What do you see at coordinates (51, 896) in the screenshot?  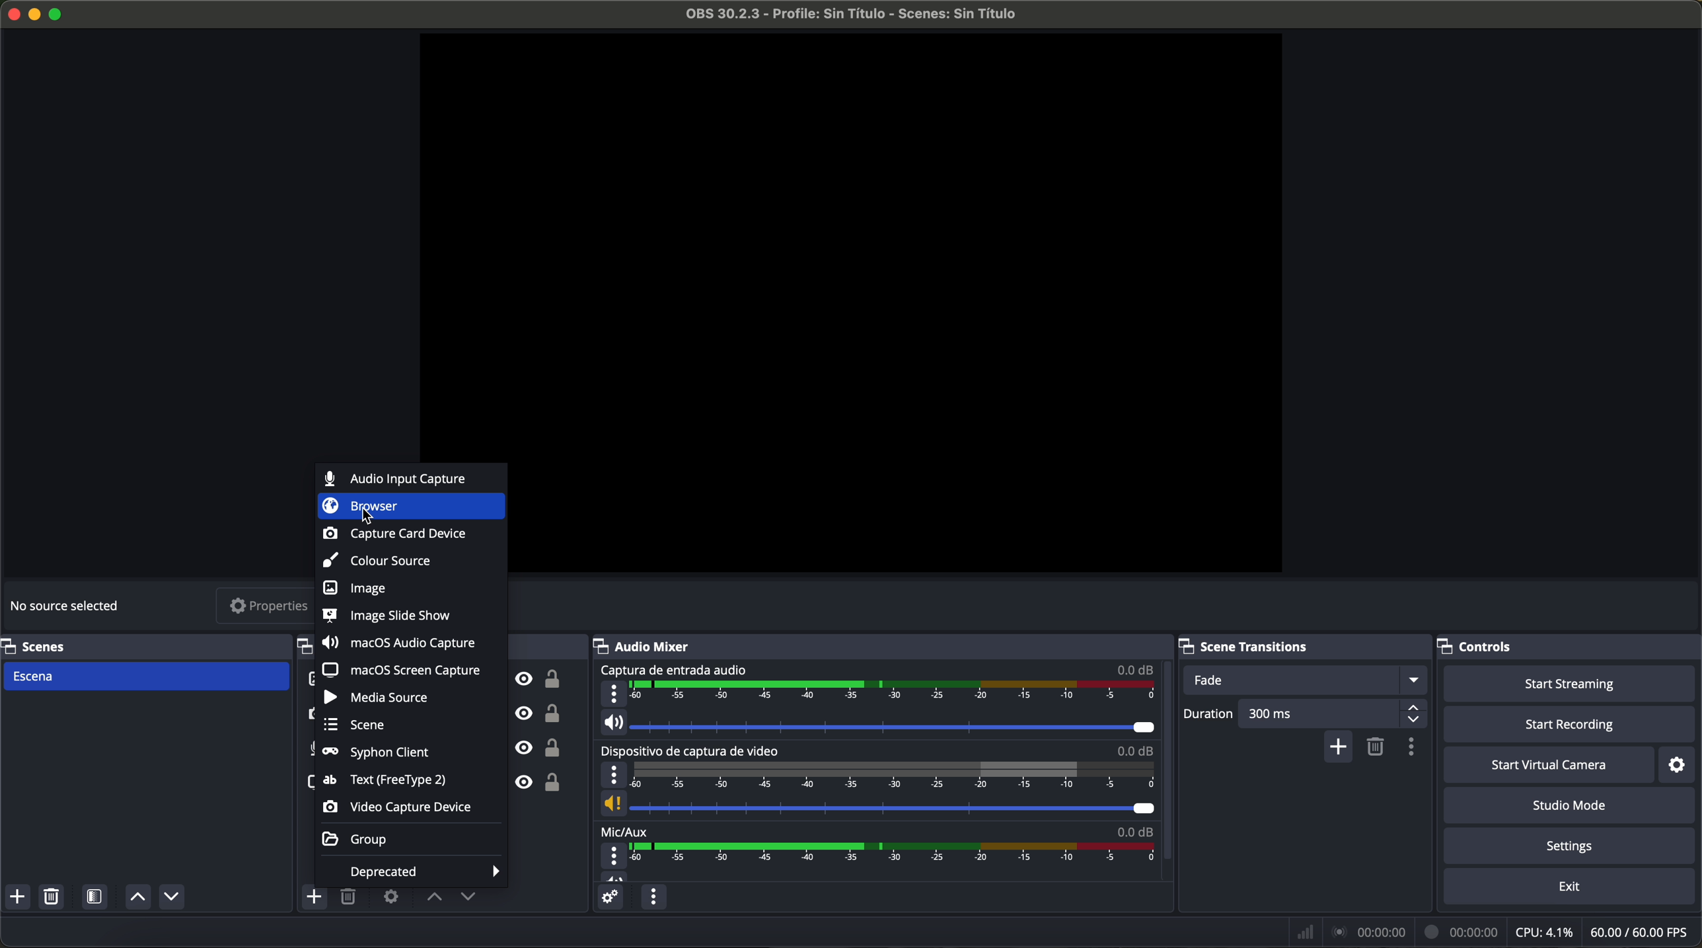 I see `remove selected scenes` at bounding box center [51, 896].